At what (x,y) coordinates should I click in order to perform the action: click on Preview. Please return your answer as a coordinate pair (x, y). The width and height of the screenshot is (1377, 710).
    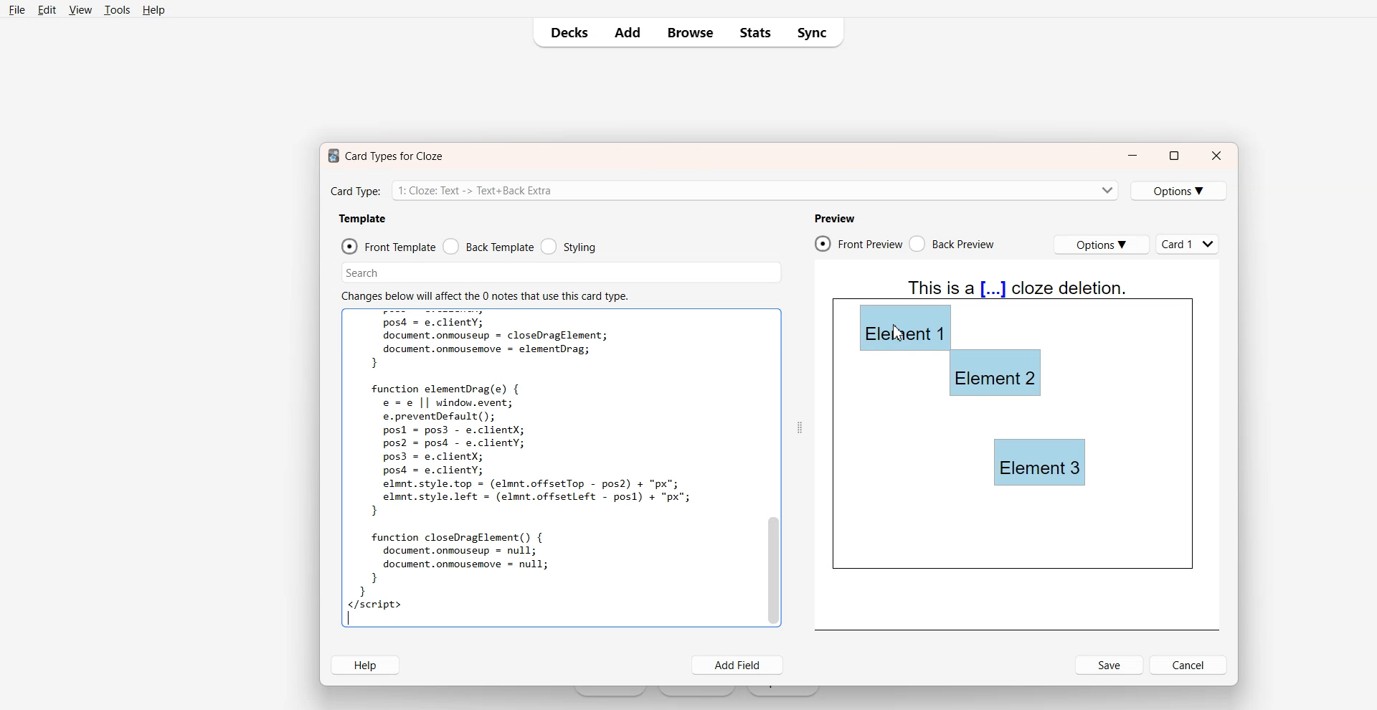
    Looking at the image, I should click on (834, 218).